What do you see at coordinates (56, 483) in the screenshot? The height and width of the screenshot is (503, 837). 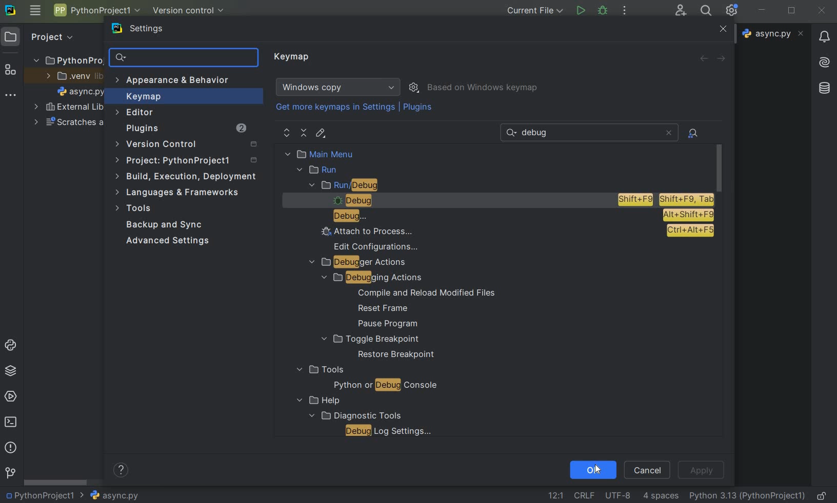 I see `scrollbar` at bounding box center [56, 483].